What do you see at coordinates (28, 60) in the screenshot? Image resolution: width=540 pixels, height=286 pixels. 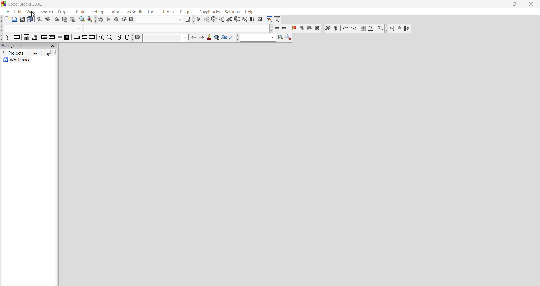 I see `workspace` at bounding box center [28, 60].